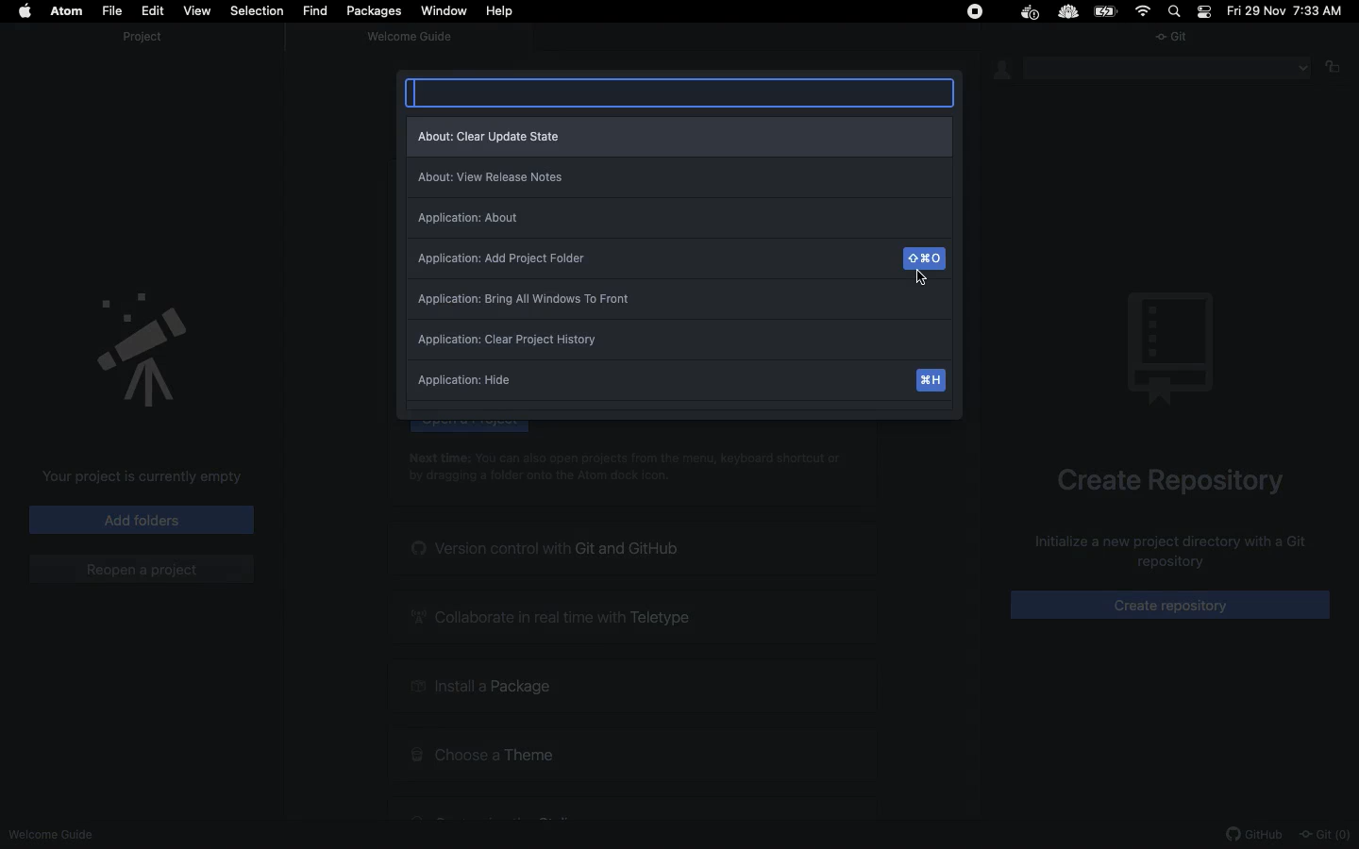 The image size is (1359, 849). Describe the element at coordinates (195, 10) in the screenshot. I see `View` at that location.